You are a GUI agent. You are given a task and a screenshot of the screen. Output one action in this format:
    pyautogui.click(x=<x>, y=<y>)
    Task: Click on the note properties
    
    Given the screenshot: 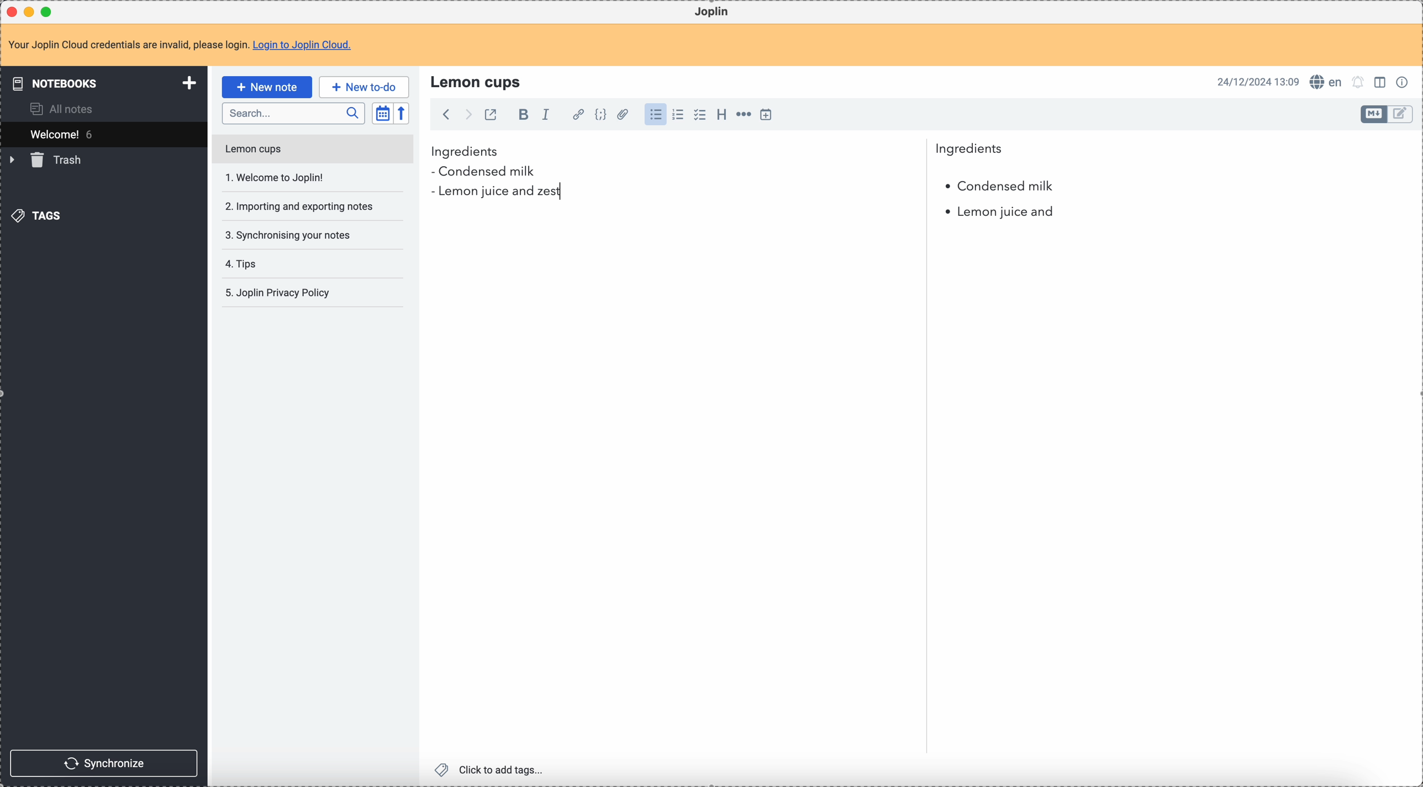 What is the action you would take?
    pyautogui.click(x=1404, y=81)
    